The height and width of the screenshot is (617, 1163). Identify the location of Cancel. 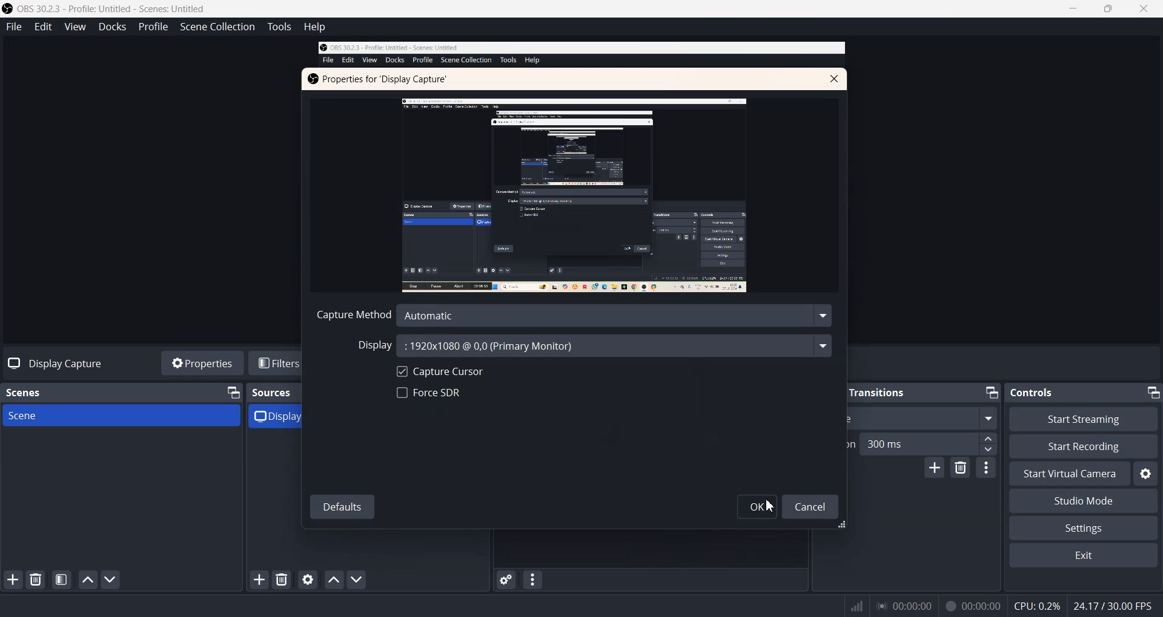
(810, 508).